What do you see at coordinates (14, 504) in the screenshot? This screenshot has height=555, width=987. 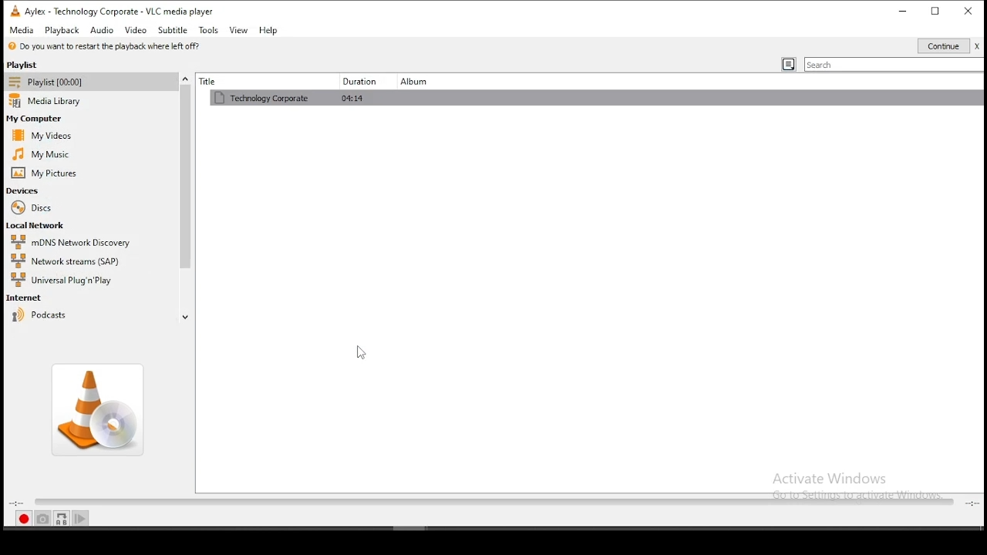 I see `elapsed time` at bounding box center [14, 504].